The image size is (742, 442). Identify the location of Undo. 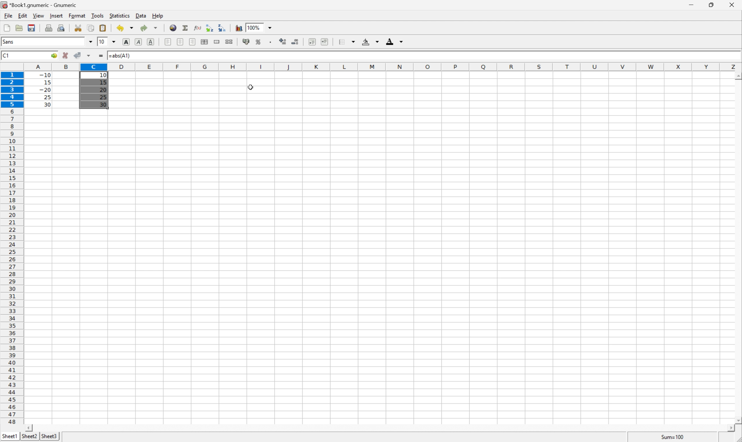
(126, 28).